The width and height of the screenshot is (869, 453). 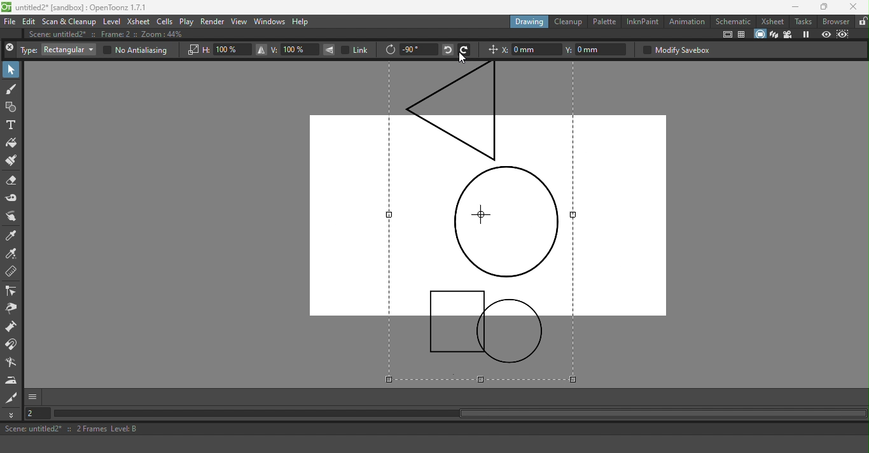 What do you see at coordinates (807, 34) in the screenshot?
I see `Freeze` at bounding box center [807, 34].